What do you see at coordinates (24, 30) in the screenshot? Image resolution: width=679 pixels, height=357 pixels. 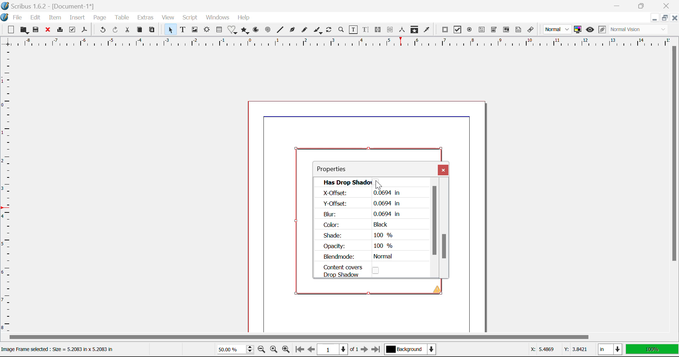 I see `Open` at bounding box center [24, 30].